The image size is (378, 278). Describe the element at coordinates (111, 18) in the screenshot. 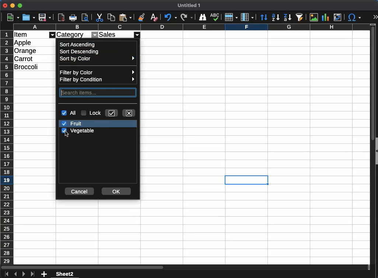

I see `copy` at that location.